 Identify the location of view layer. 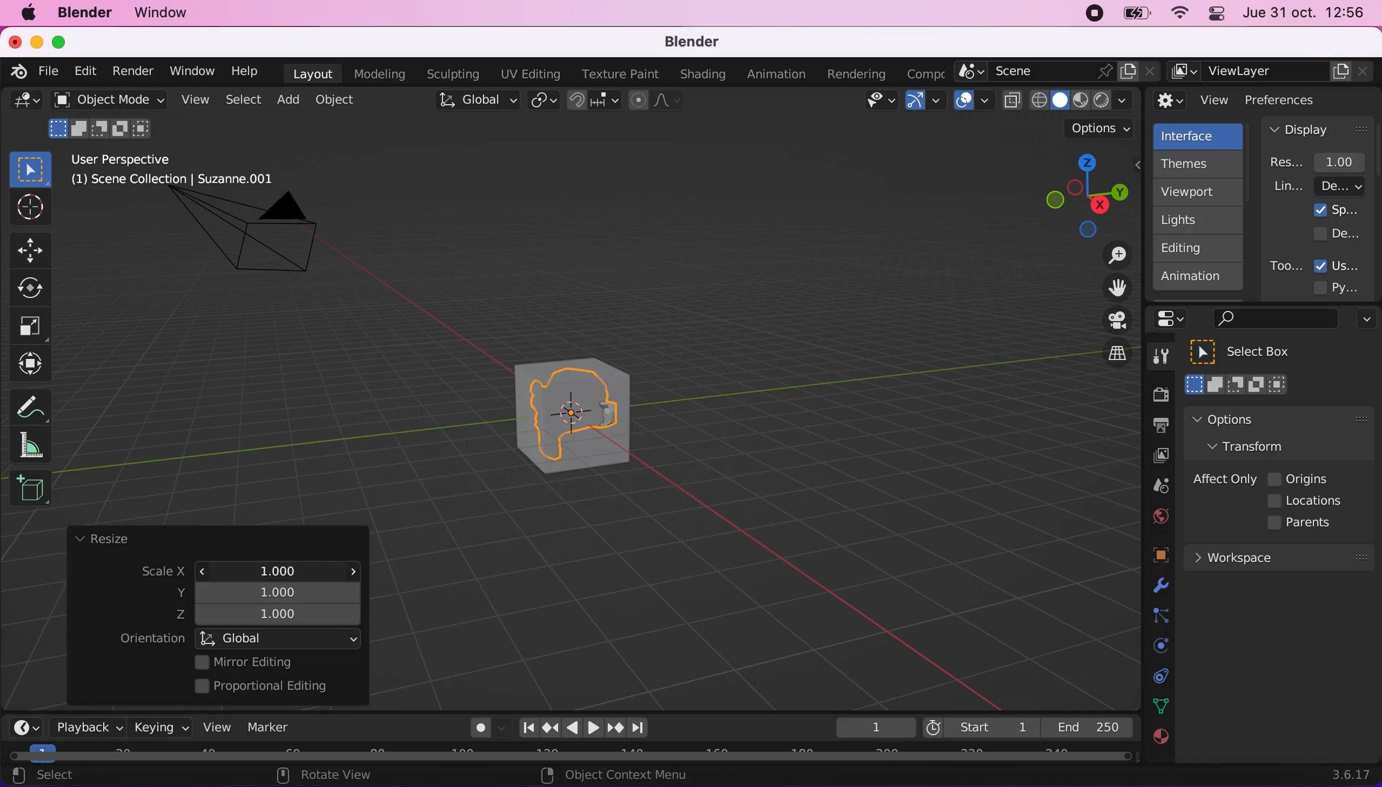
(1155, 457).